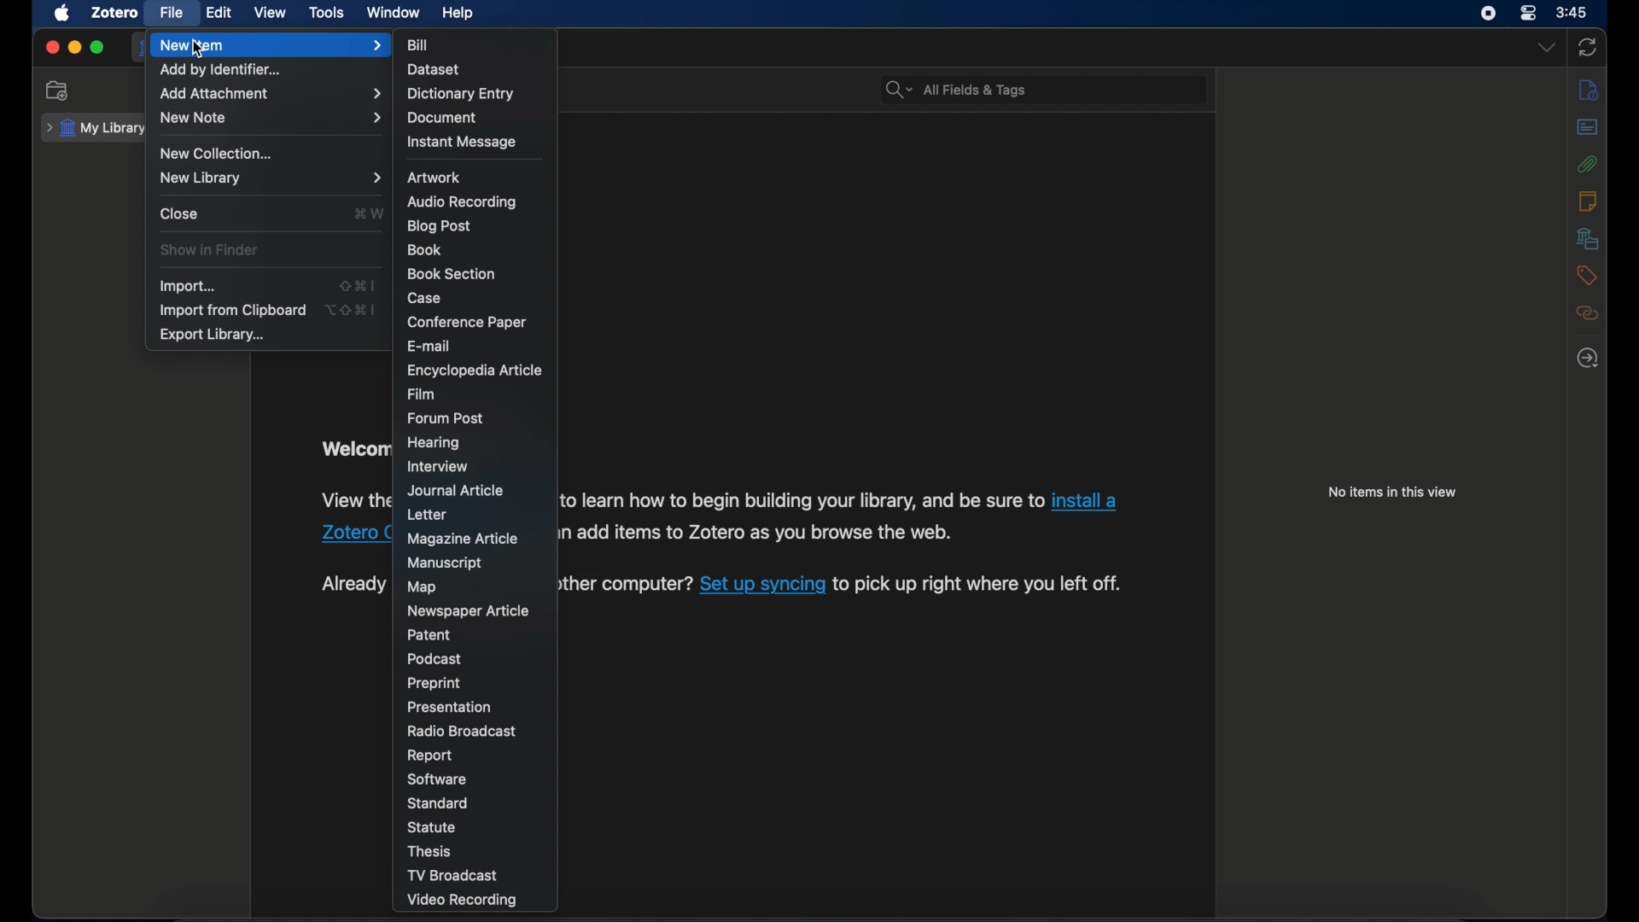 This screenshot has height=922, width=1639. I want to click on window, so click(393, 13).